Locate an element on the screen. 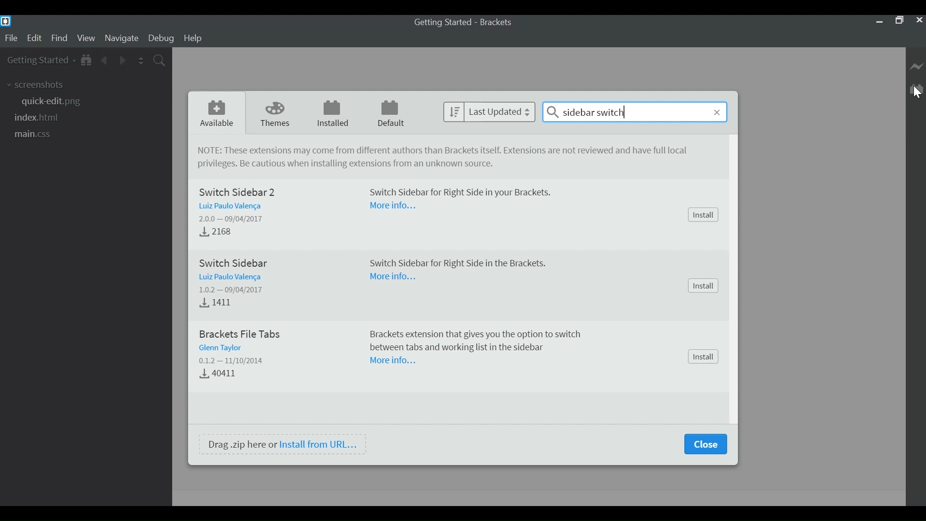 The height and width of the screenshot is (521, 926). More Information is located at coordinates (393, 206).